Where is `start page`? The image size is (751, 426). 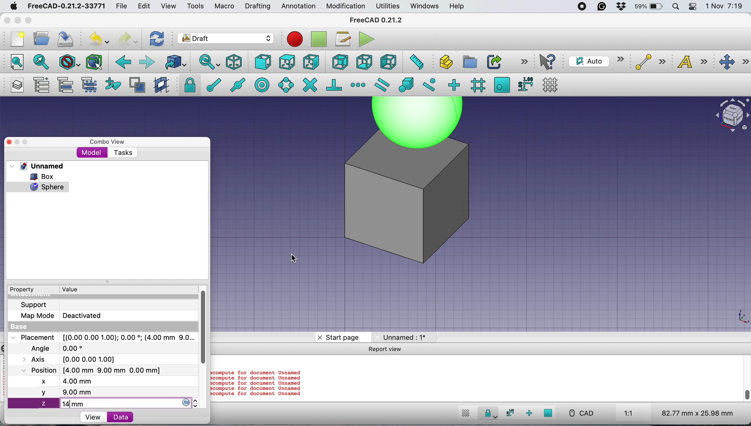 start page is located at coordinates (342, 338).